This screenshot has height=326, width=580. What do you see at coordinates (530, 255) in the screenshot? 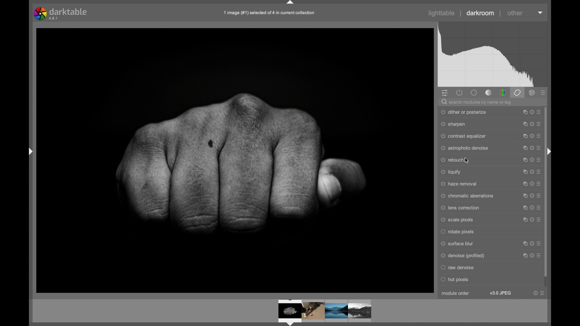
I see `help` at bounding box center [530, 255].